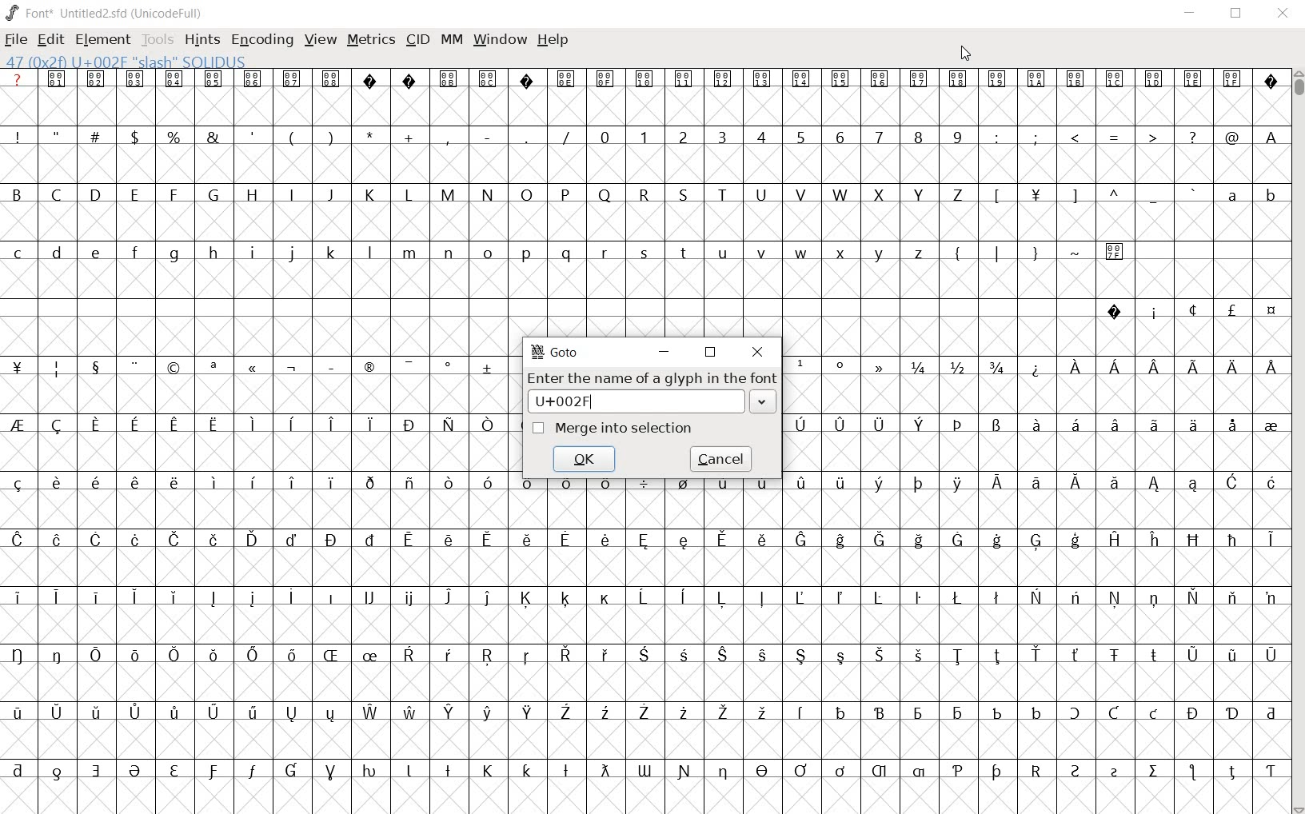 The width and height of the screenshot is (1305, 814). I want to click on special letters, so click(257, 482).